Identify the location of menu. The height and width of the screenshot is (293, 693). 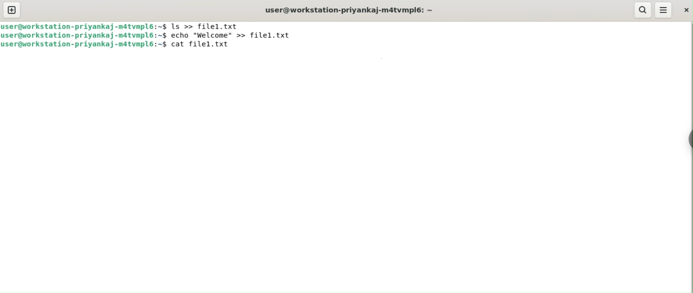
(663, 9).